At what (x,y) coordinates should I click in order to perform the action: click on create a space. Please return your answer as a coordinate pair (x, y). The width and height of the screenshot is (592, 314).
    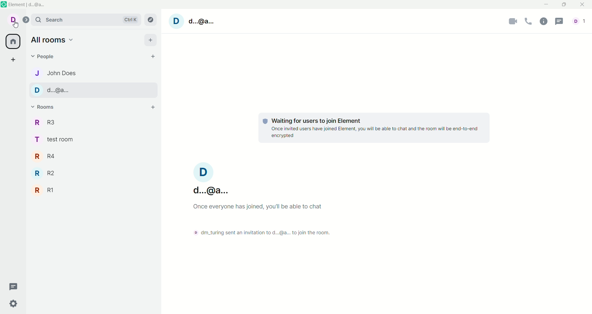
    Looking at the image, I should click on (15, 60).